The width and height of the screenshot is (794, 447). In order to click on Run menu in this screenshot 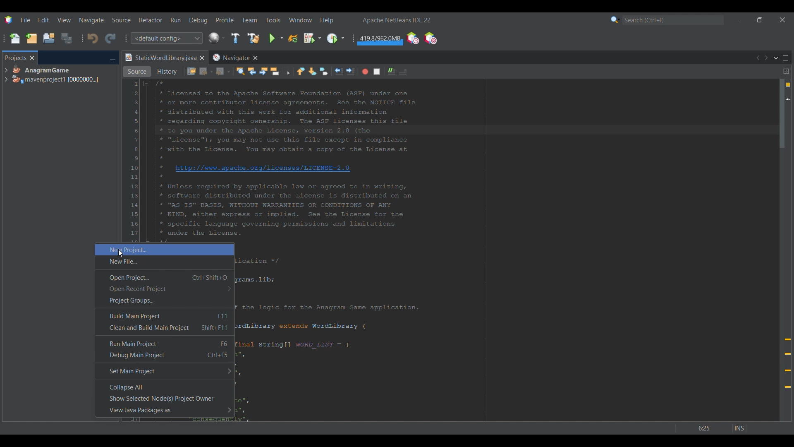, I will do `click(175, 20)`.